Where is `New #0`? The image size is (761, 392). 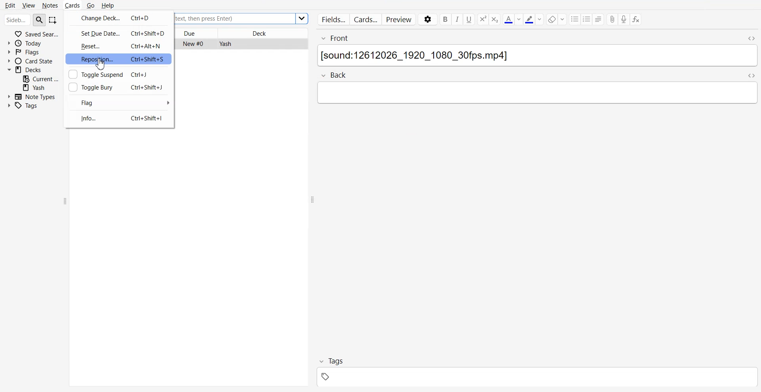 New #0 is located at coordinates (194, 44).